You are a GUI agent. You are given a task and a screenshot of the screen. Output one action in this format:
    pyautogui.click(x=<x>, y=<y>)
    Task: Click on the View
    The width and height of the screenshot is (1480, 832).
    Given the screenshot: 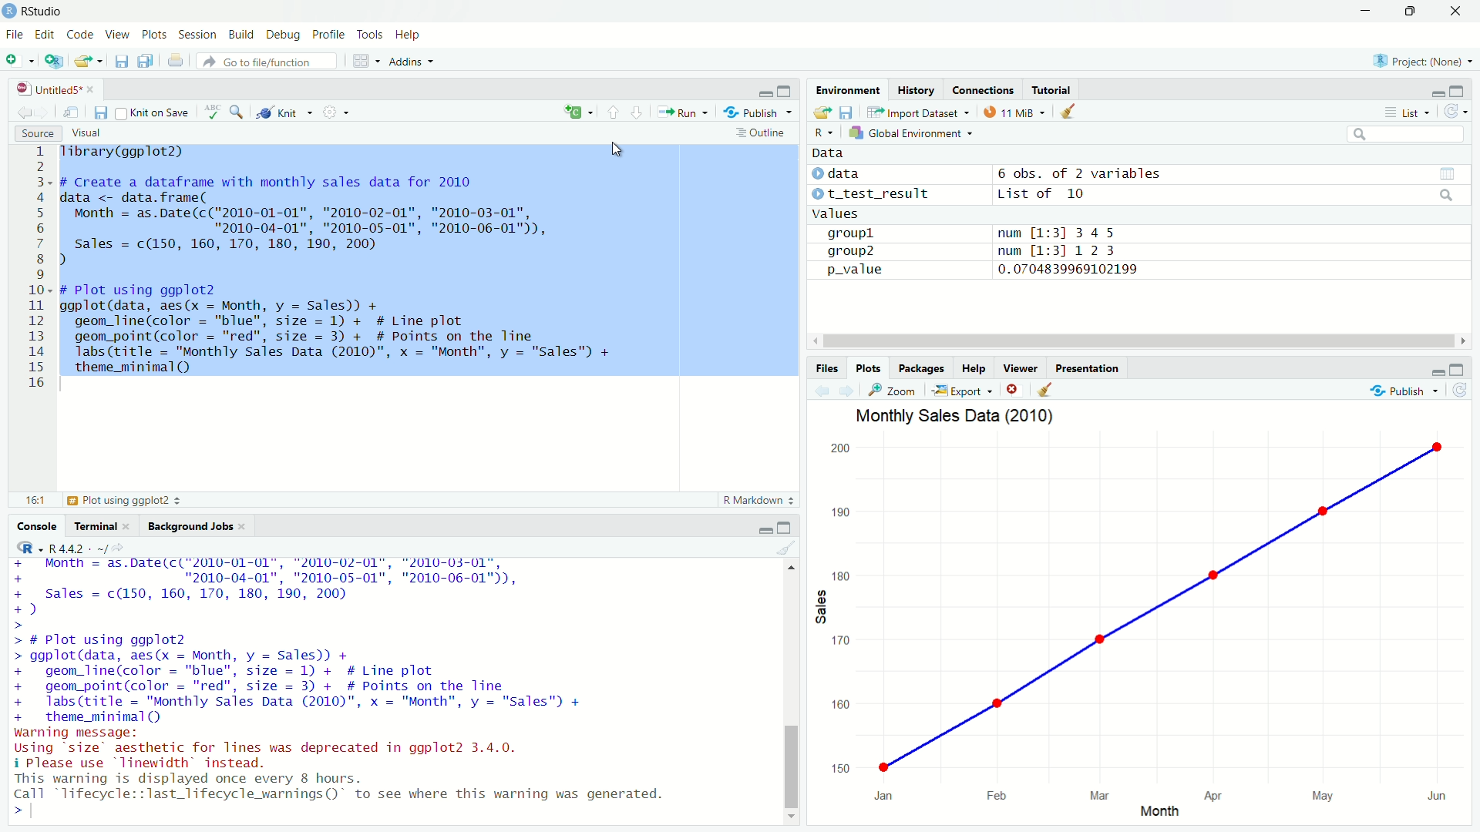 What is the action you would take?
    pyautogui.click(x=117, y=32)
    